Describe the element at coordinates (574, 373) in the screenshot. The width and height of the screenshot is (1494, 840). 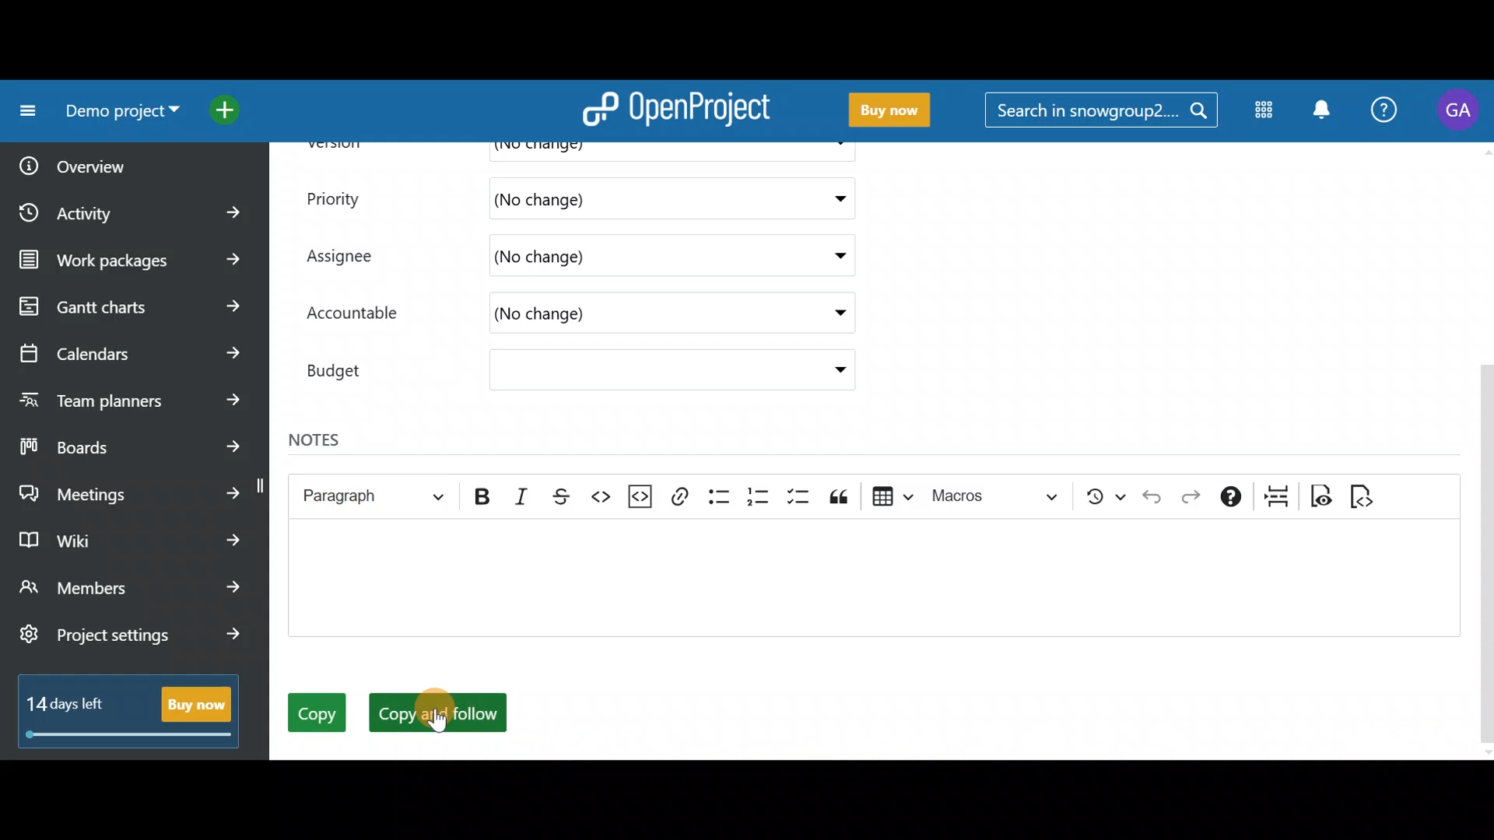
I see `Budget` at that location.